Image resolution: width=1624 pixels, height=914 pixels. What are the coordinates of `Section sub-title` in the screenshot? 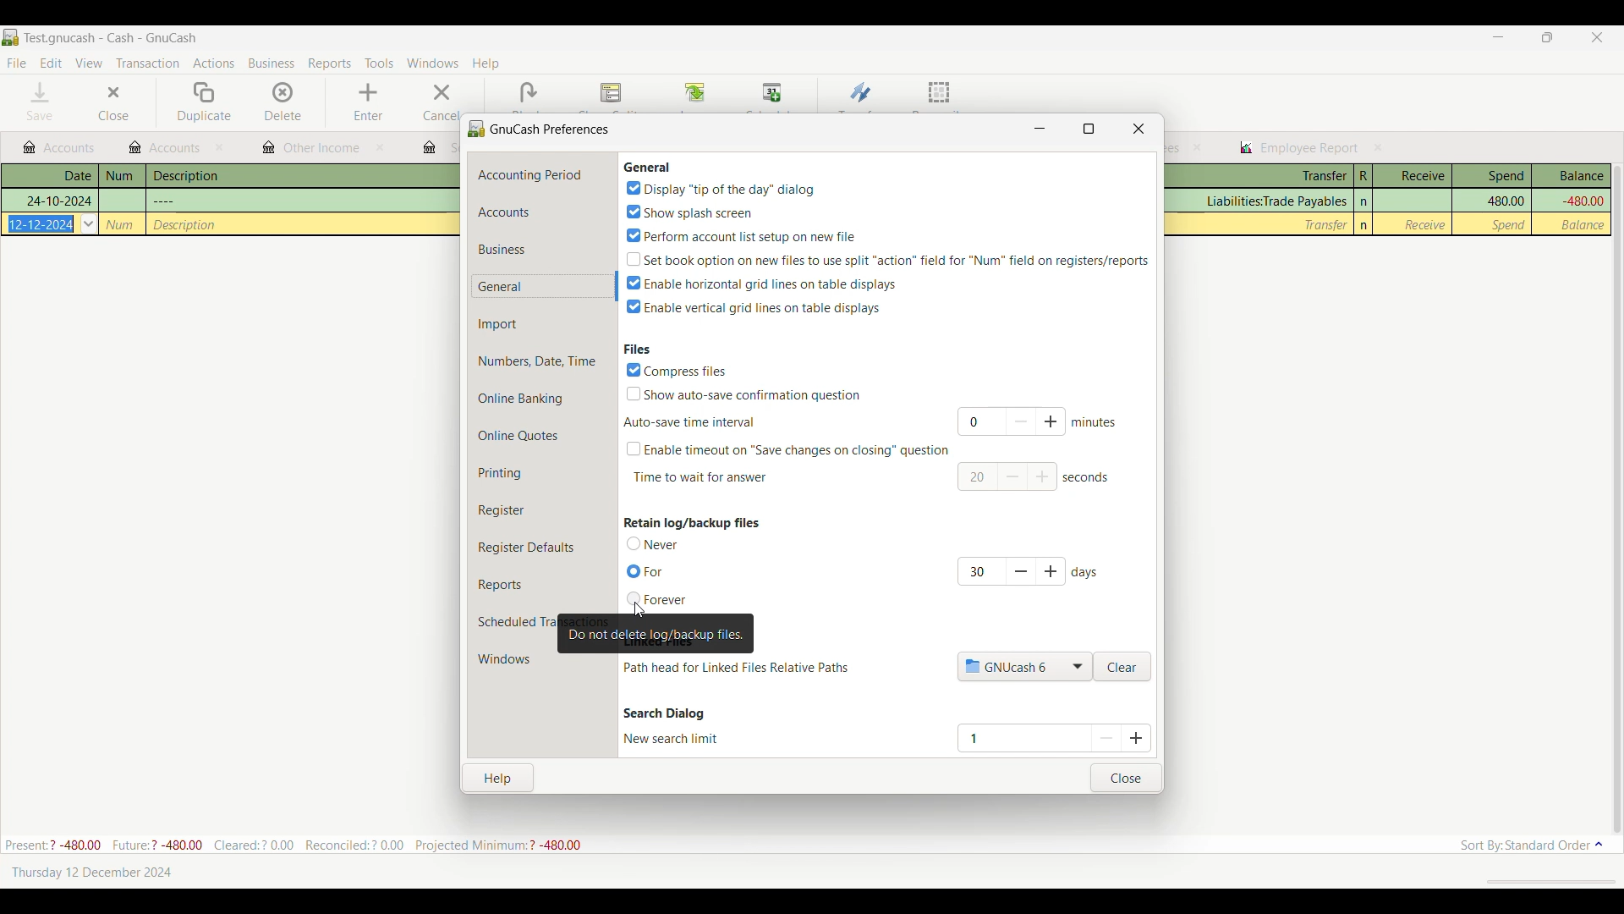 It's located at (689, 422).